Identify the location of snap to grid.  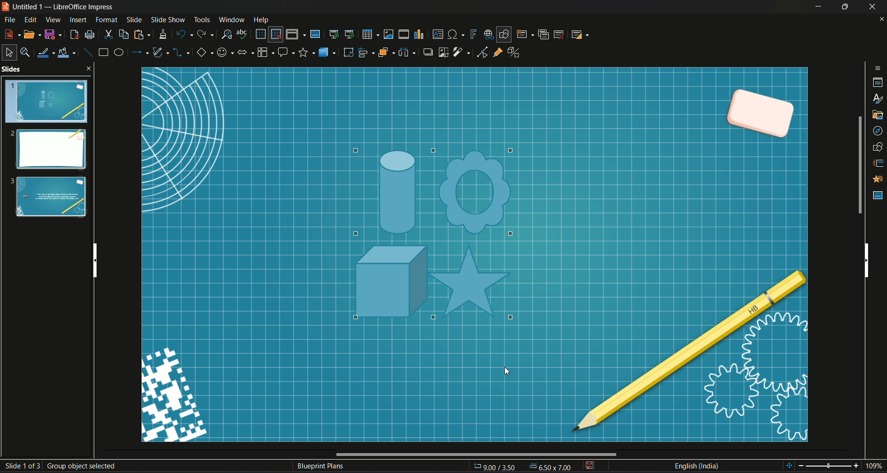
(275, 35).